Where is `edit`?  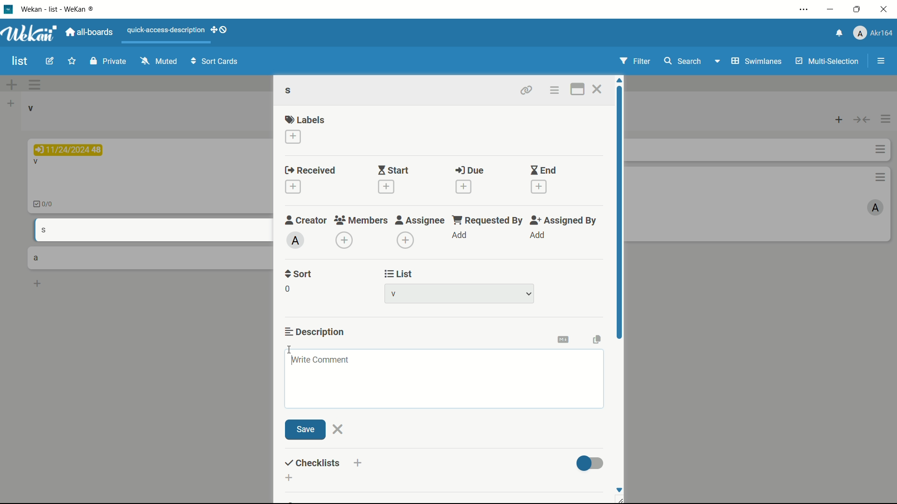
edit is located at coordinates (50, 62).